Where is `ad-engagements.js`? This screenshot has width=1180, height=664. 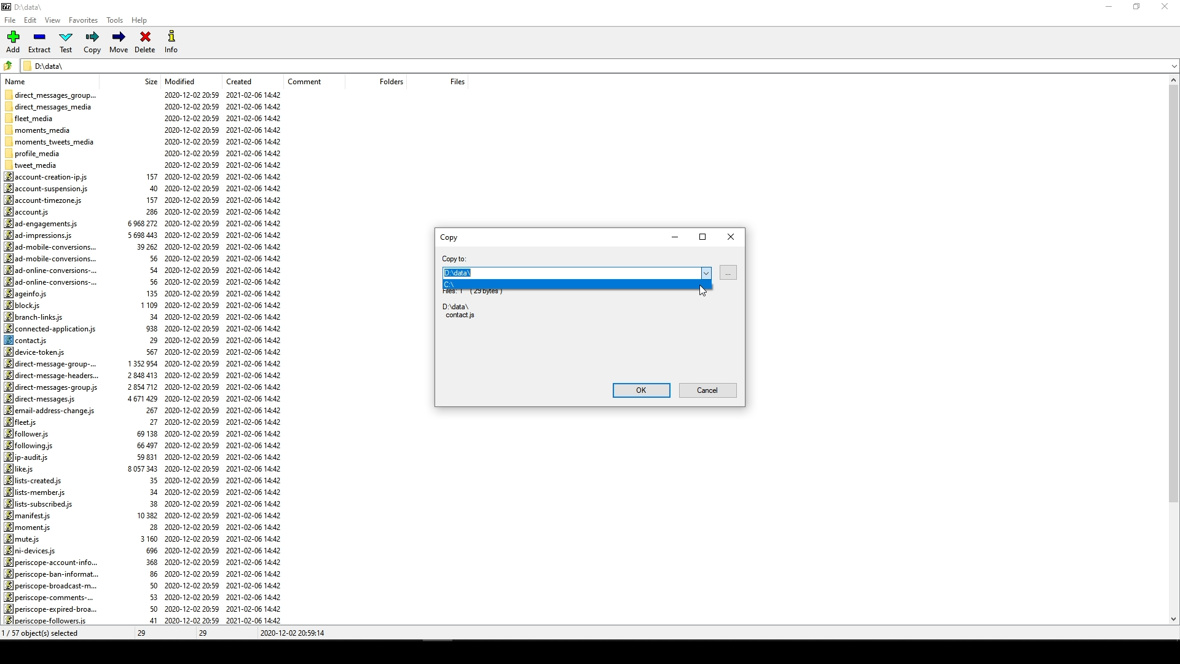 ad-engagements.js is located at coordinates (40, 223).